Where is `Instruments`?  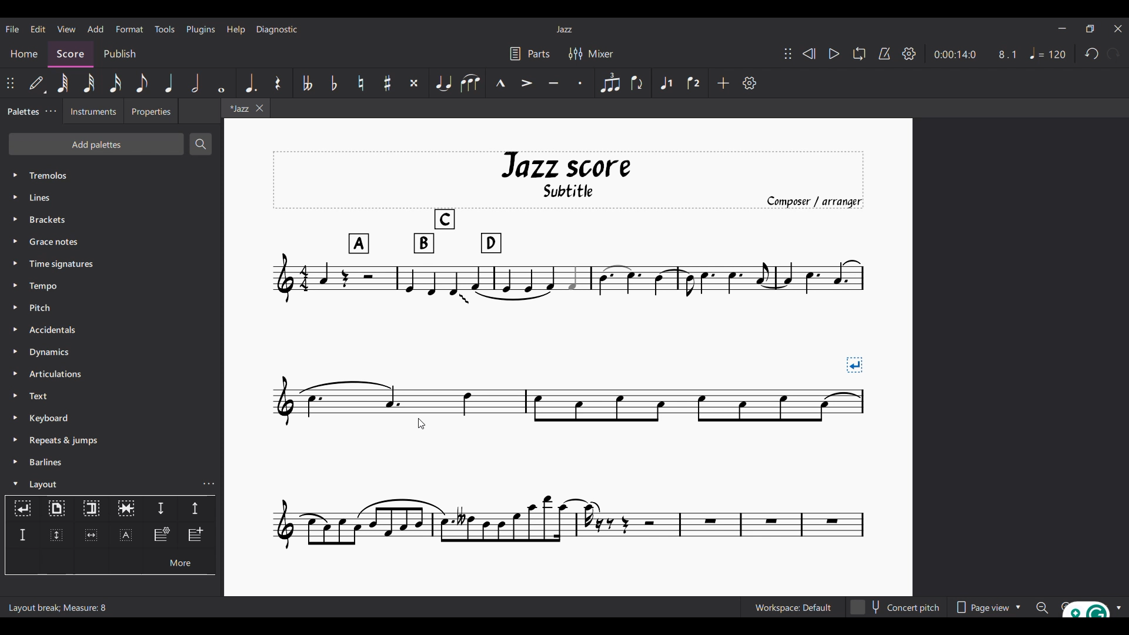 Instruments is located at coordinates (93, 111).